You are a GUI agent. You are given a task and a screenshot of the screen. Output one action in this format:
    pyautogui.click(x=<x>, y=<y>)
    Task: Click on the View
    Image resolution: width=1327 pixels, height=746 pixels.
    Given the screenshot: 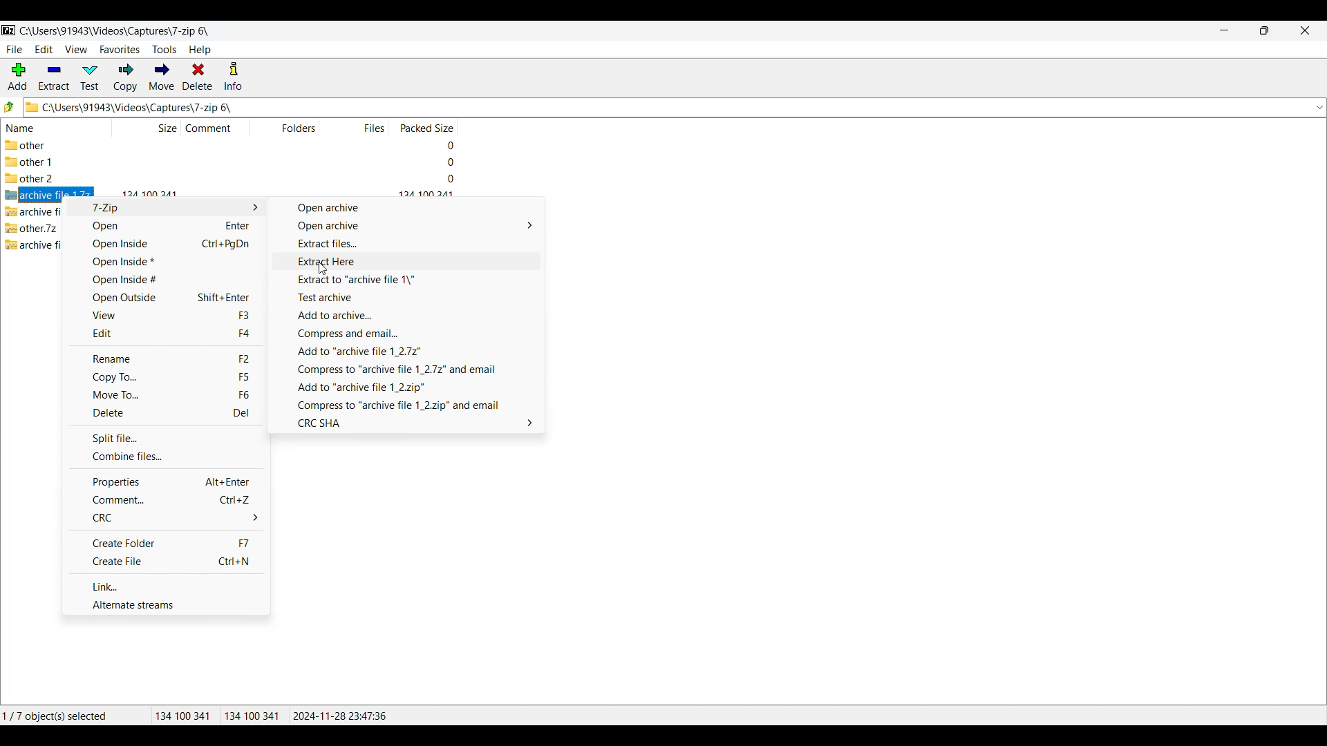 What is the action you would take?
    pyautogui.click(x=164, y=315)
    